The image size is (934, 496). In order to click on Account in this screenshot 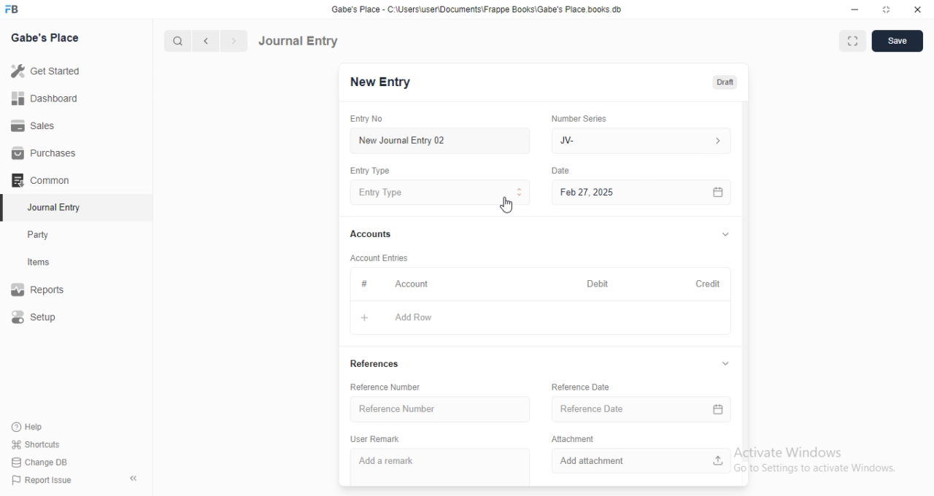, I will do `click(414, 283)`.